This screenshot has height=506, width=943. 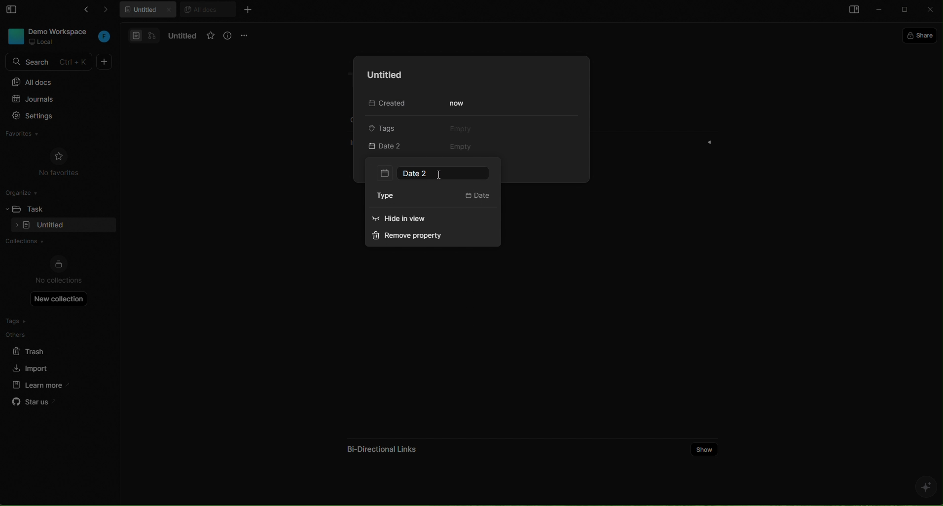 I want to click on task, so click(x=40, y=208).